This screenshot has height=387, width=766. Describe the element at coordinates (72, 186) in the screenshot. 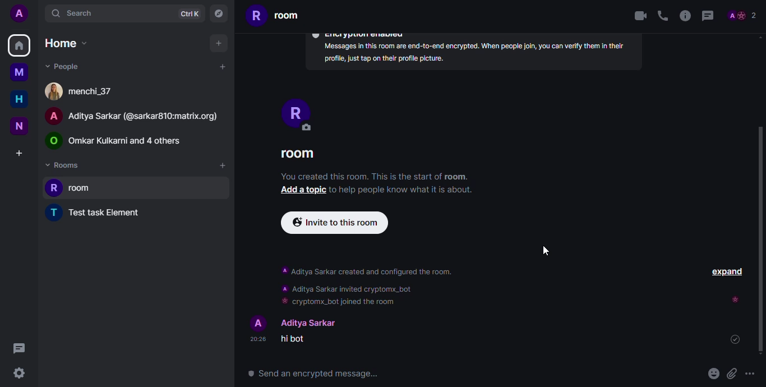

I see `room` at that location.